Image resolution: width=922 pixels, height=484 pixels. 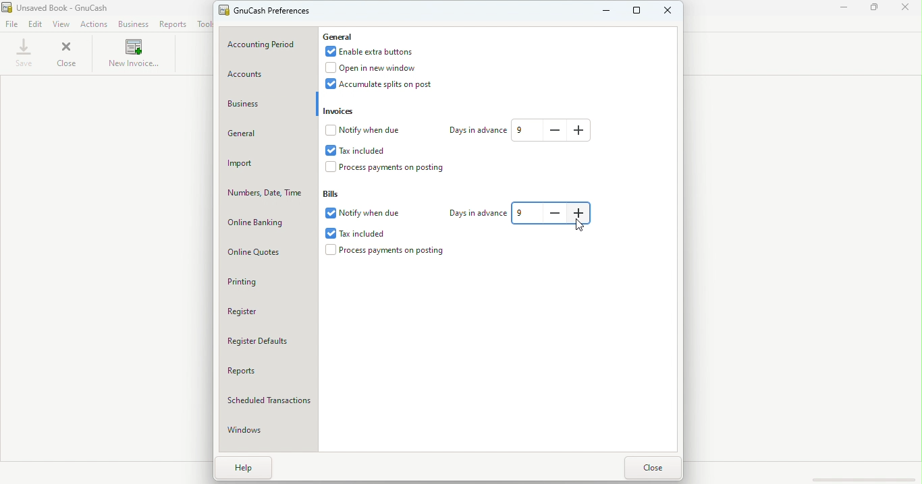 What do you see at coordinates (606, 13) in the screenshot?
I see `Minimize` at bounding box center [606, 13].